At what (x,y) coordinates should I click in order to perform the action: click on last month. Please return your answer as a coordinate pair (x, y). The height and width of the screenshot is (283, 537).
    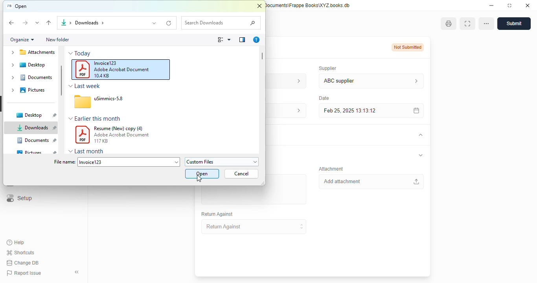
    Looking at the image, I should click on (90, 151).